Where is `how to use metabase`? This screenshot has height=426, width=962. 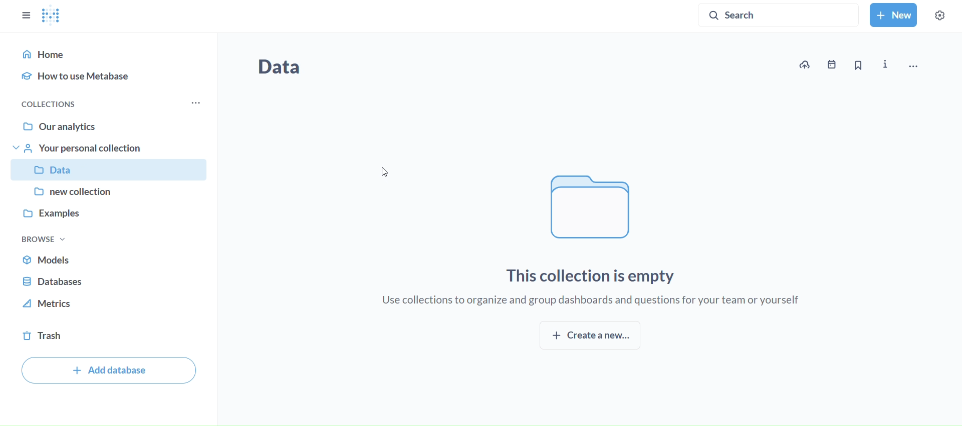
how to use metabase is located at coordinates (110, 74).